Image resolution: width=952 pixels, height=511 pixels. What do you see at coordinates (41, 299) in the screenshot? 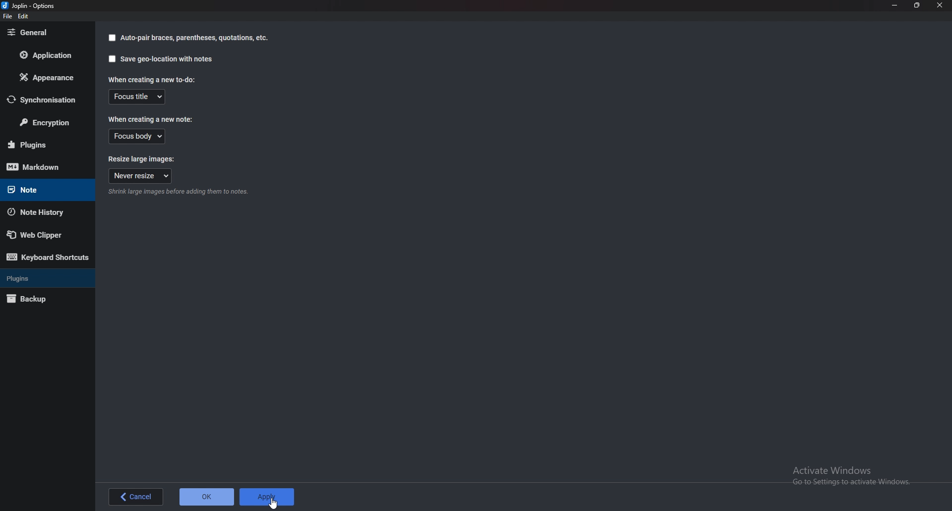
I see `Back up` at bounding box center [41, 299].